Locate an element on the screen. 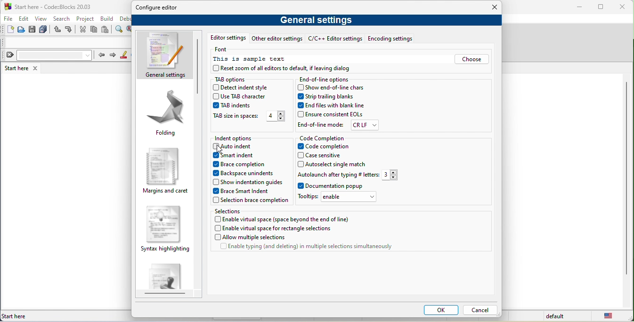 The height and width of the screenshot is (322, 634). editor settings is located at coordinates (229, 38).